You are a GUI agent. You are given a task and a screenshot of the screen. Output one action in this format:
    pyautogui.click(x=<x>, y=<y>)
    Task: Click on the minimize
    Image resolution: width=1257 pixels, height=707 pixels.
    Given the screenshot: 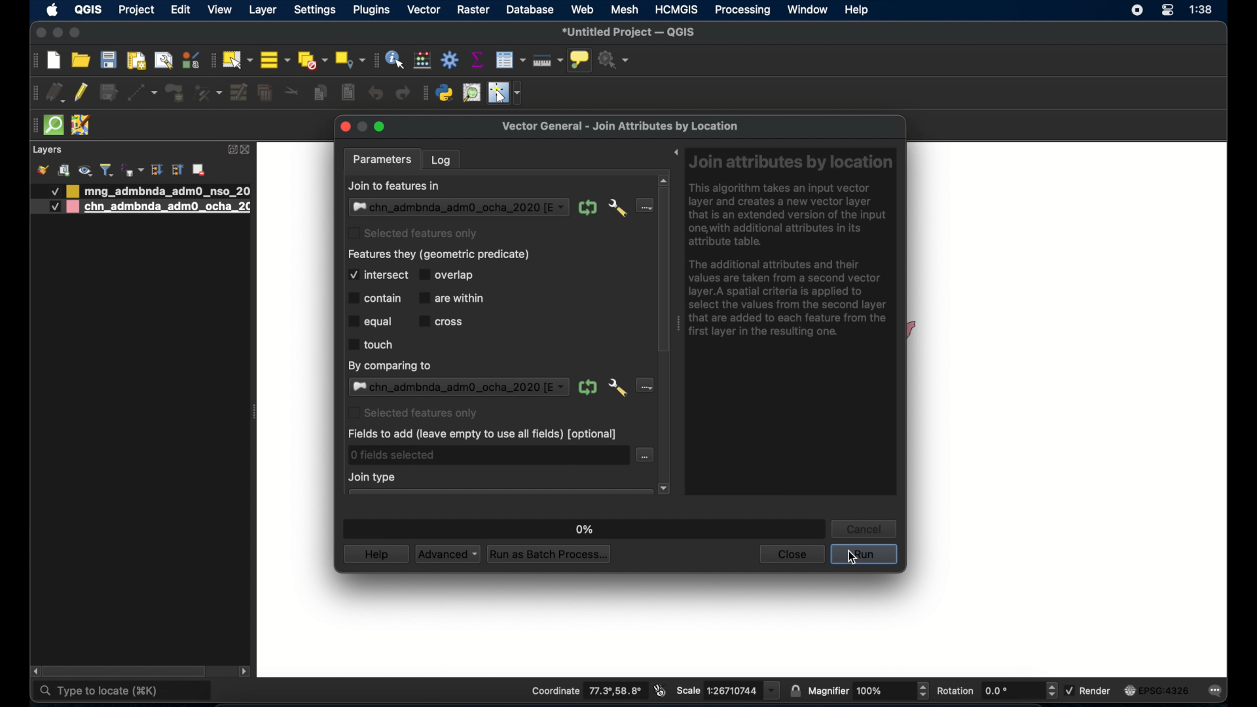 What is the action you would take?
    pyautogui.click(x=58, y=33)
    